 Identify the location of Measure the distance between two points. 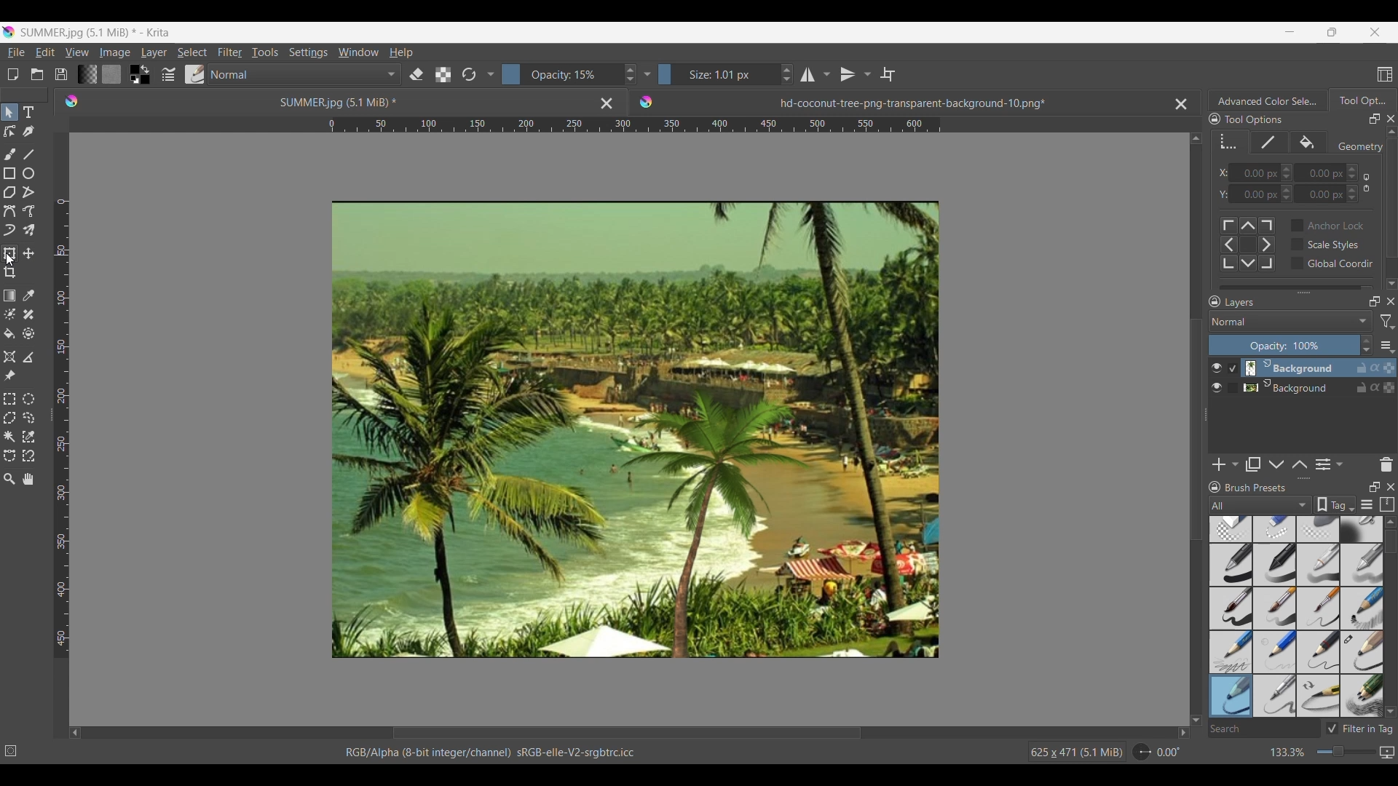
(28, 357).